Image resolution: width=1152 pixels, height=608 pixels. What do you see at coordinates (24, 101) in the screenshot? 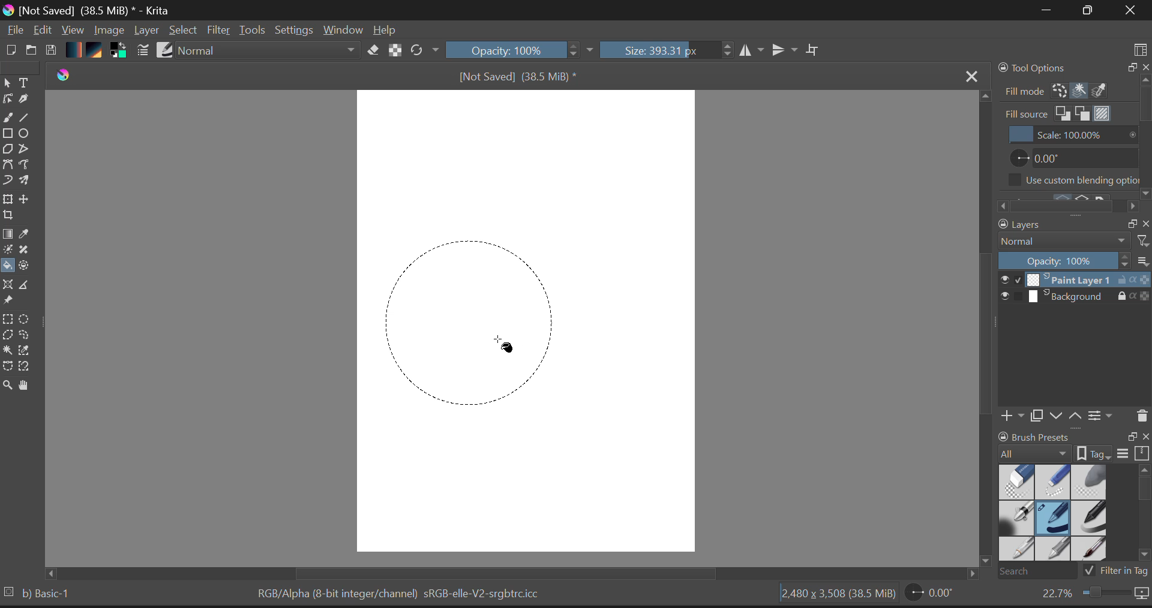
I see `Calligraphic Tool` at bounding box center [24, 101].